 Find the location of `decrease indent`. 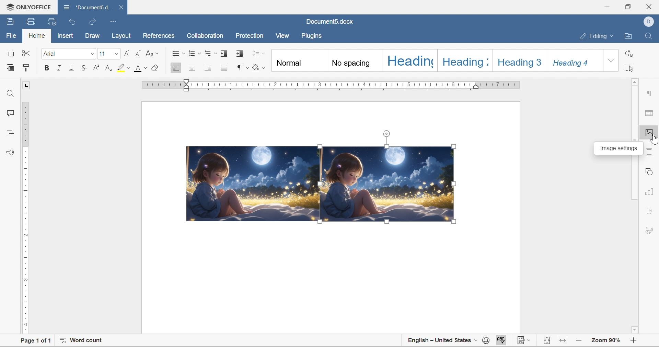

decrease indent is located at coordinates (225, 53).